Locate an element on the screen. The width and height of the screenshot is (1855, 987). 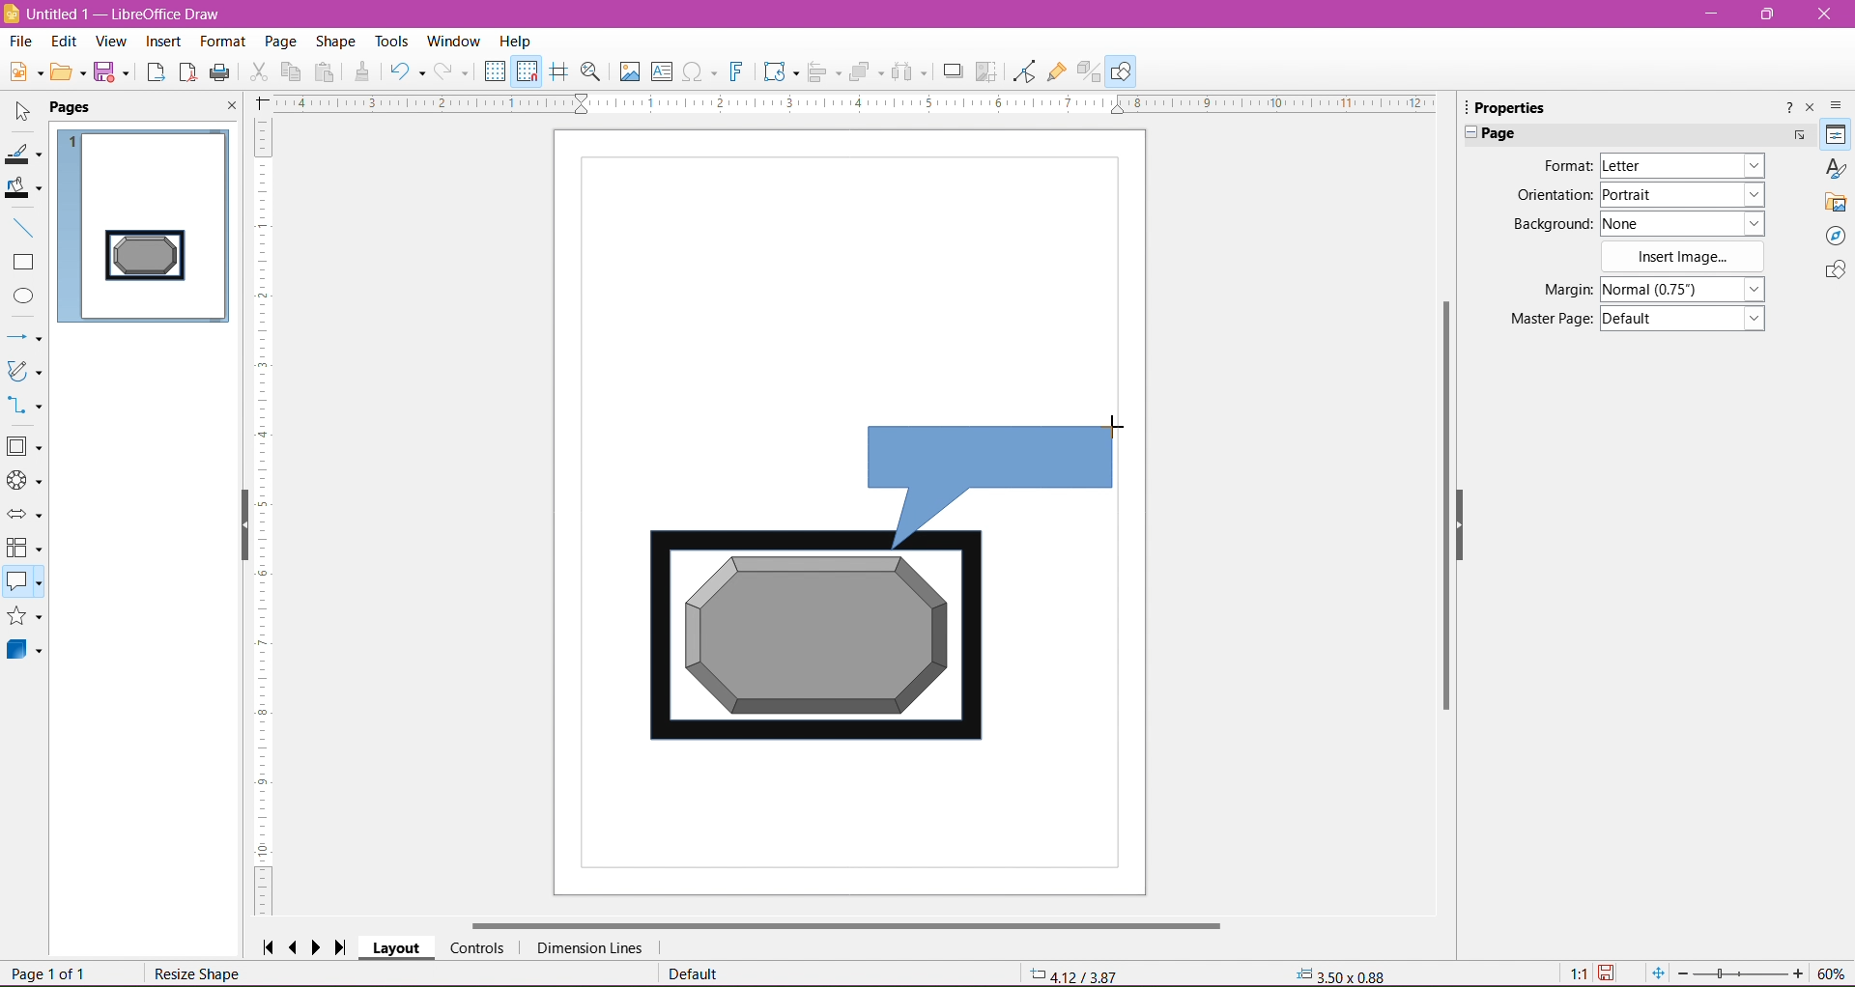
Line Color is located at coordinates (25, 155).